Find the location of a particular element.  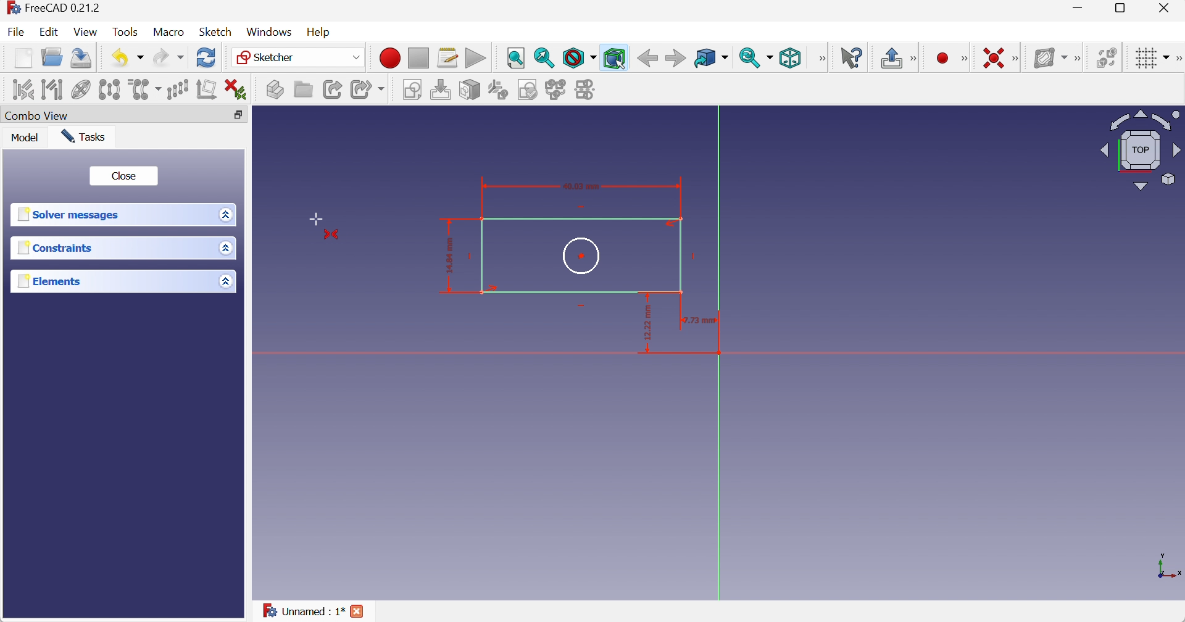

Tasks is located at coordinates (83, 136).